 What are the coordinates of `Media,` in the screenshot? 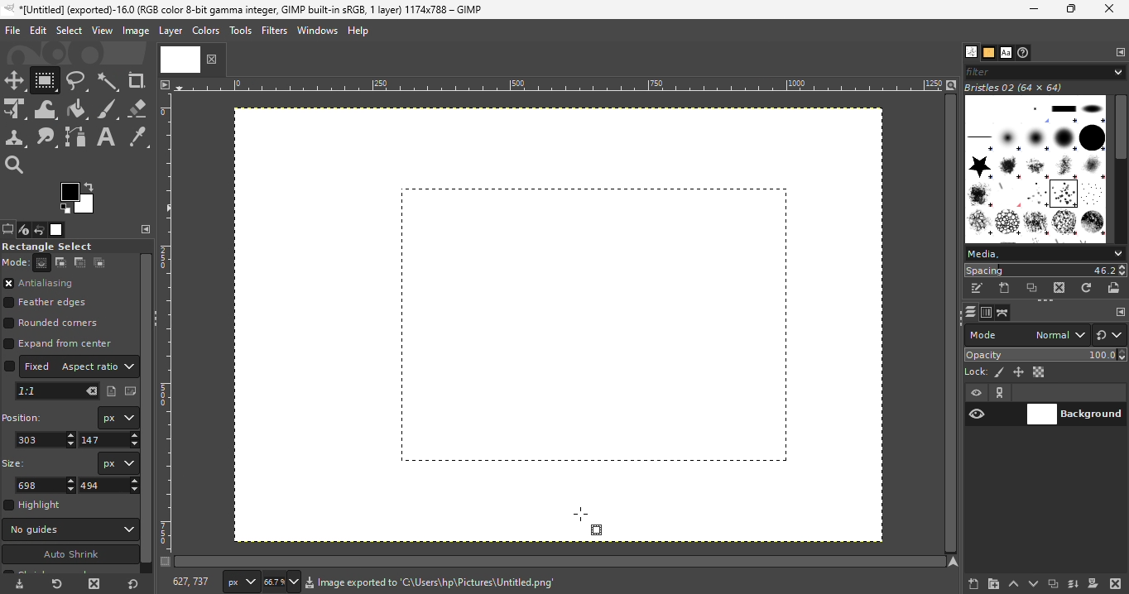 It's located at (1045, 253).